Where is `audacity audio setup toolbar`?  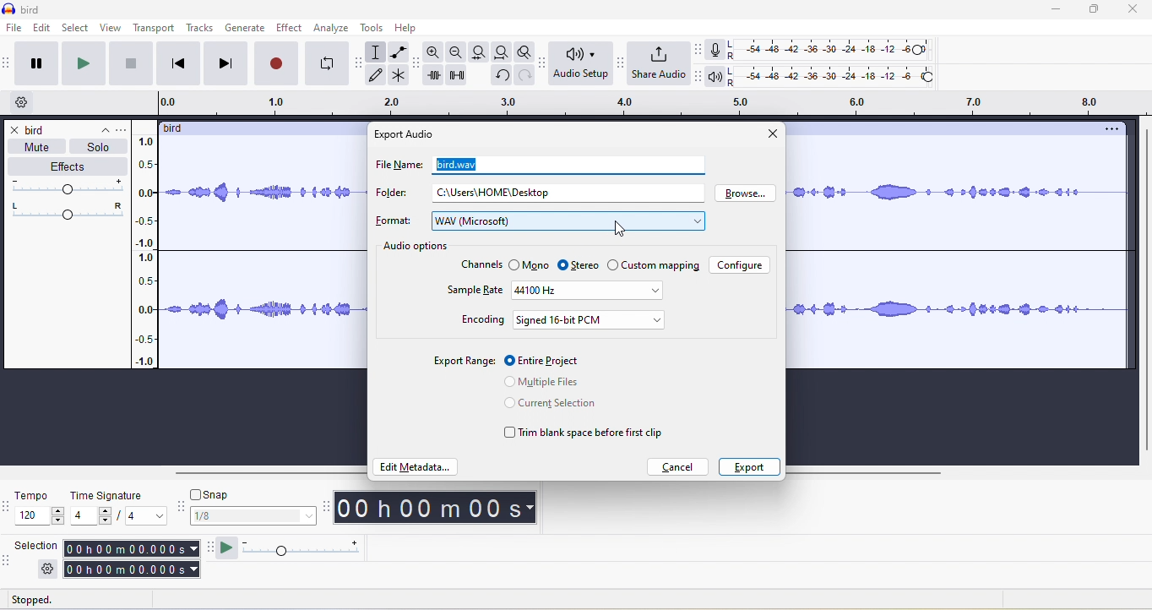 audacity audio setup toolbar is located at coordinates (541, 63).